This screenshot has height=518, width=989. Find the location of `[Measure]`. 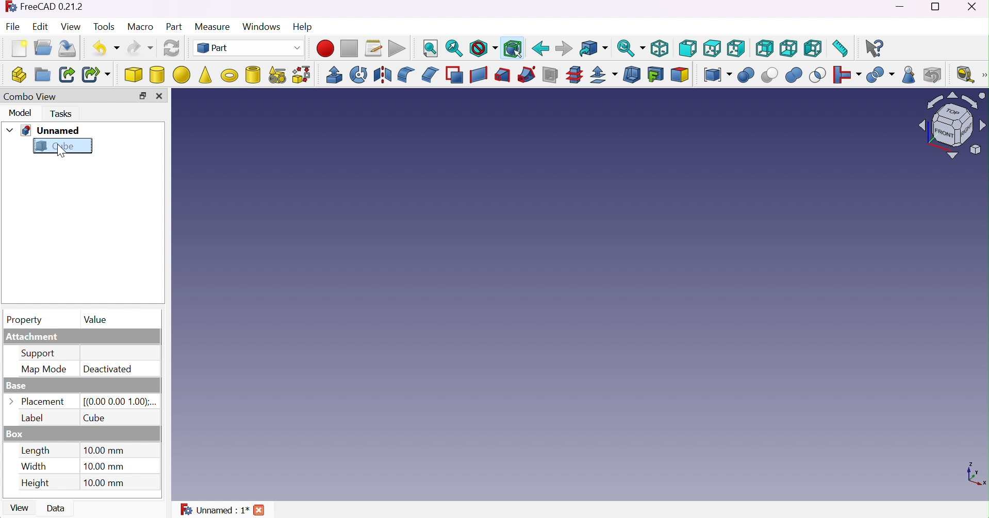

[Measure] is located at coordinates (983, 74).